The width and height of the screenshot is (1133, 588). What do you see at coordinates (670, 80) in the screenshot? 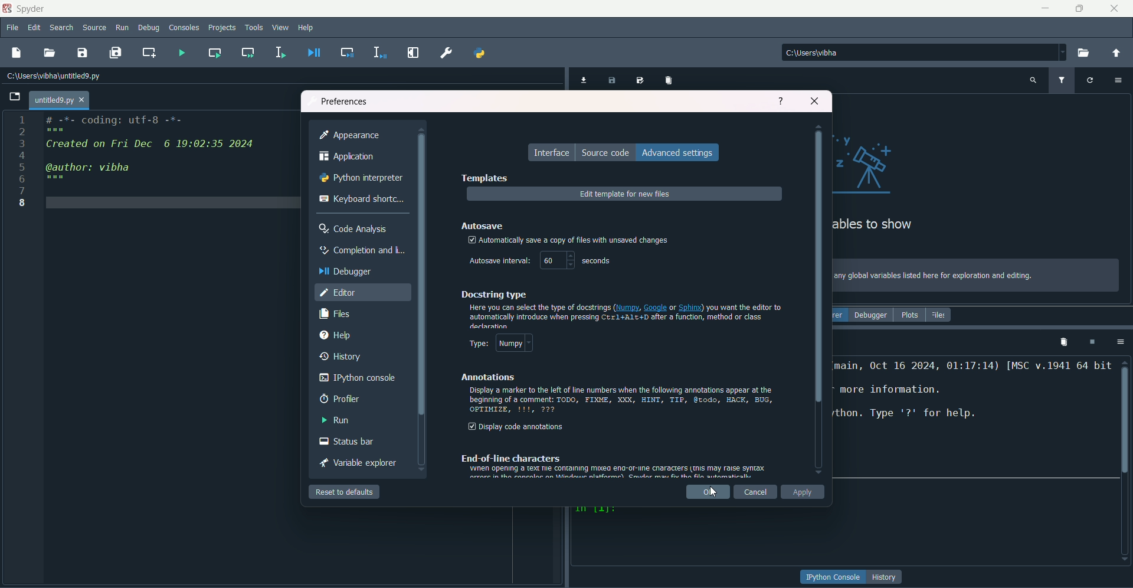
I see `remove all variables` at bounding box center [670, 80].